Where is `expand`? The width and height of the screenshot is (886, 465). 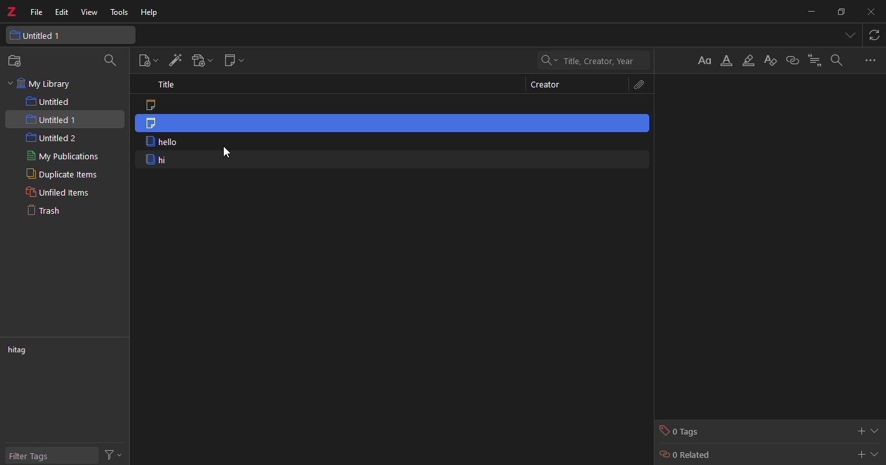 expand is located at coordinates (877, 431).